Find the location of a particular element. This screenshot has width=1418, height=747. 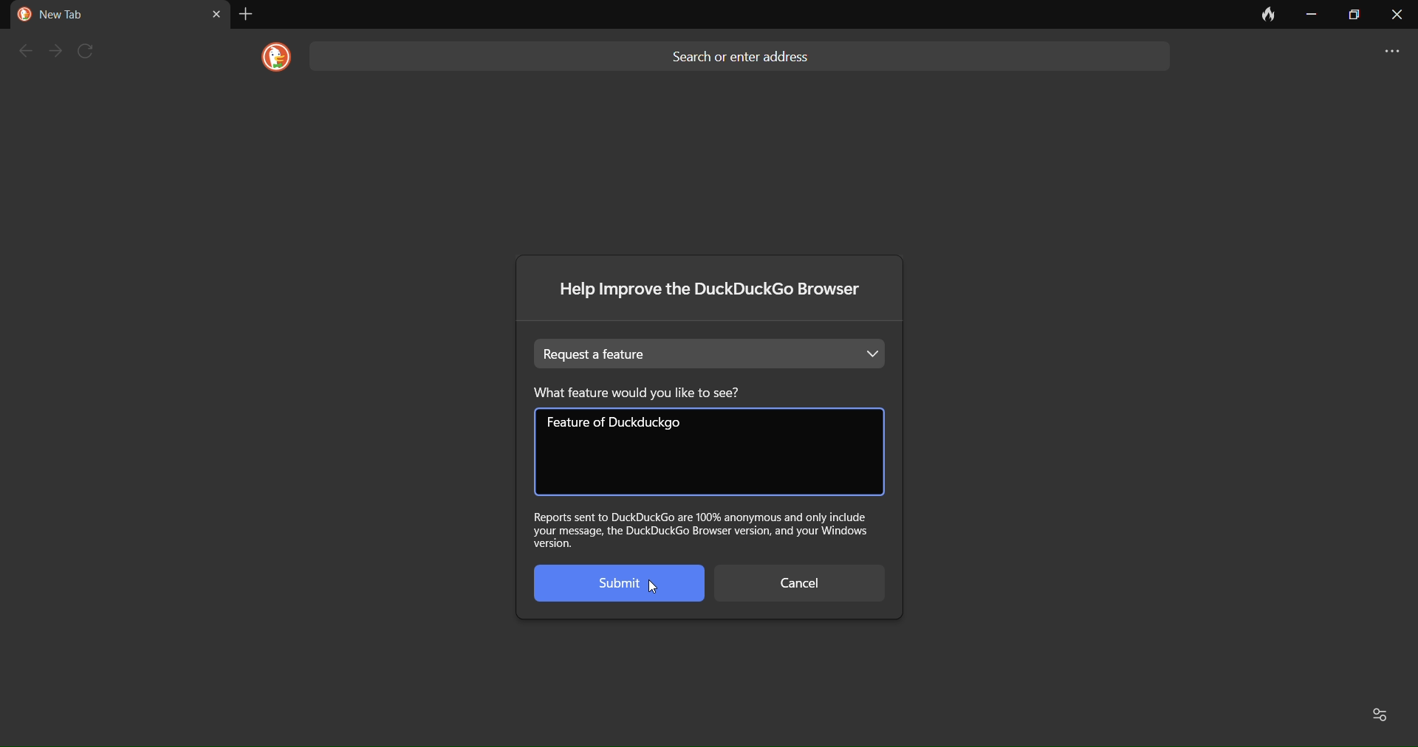

add tab is located at coordinates (244, 14).